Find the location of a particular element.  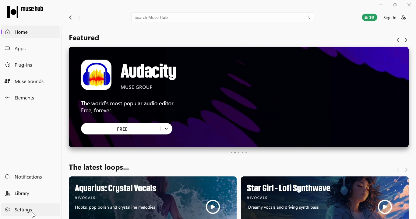

Muse sounds is located at coordinates (27, 83).